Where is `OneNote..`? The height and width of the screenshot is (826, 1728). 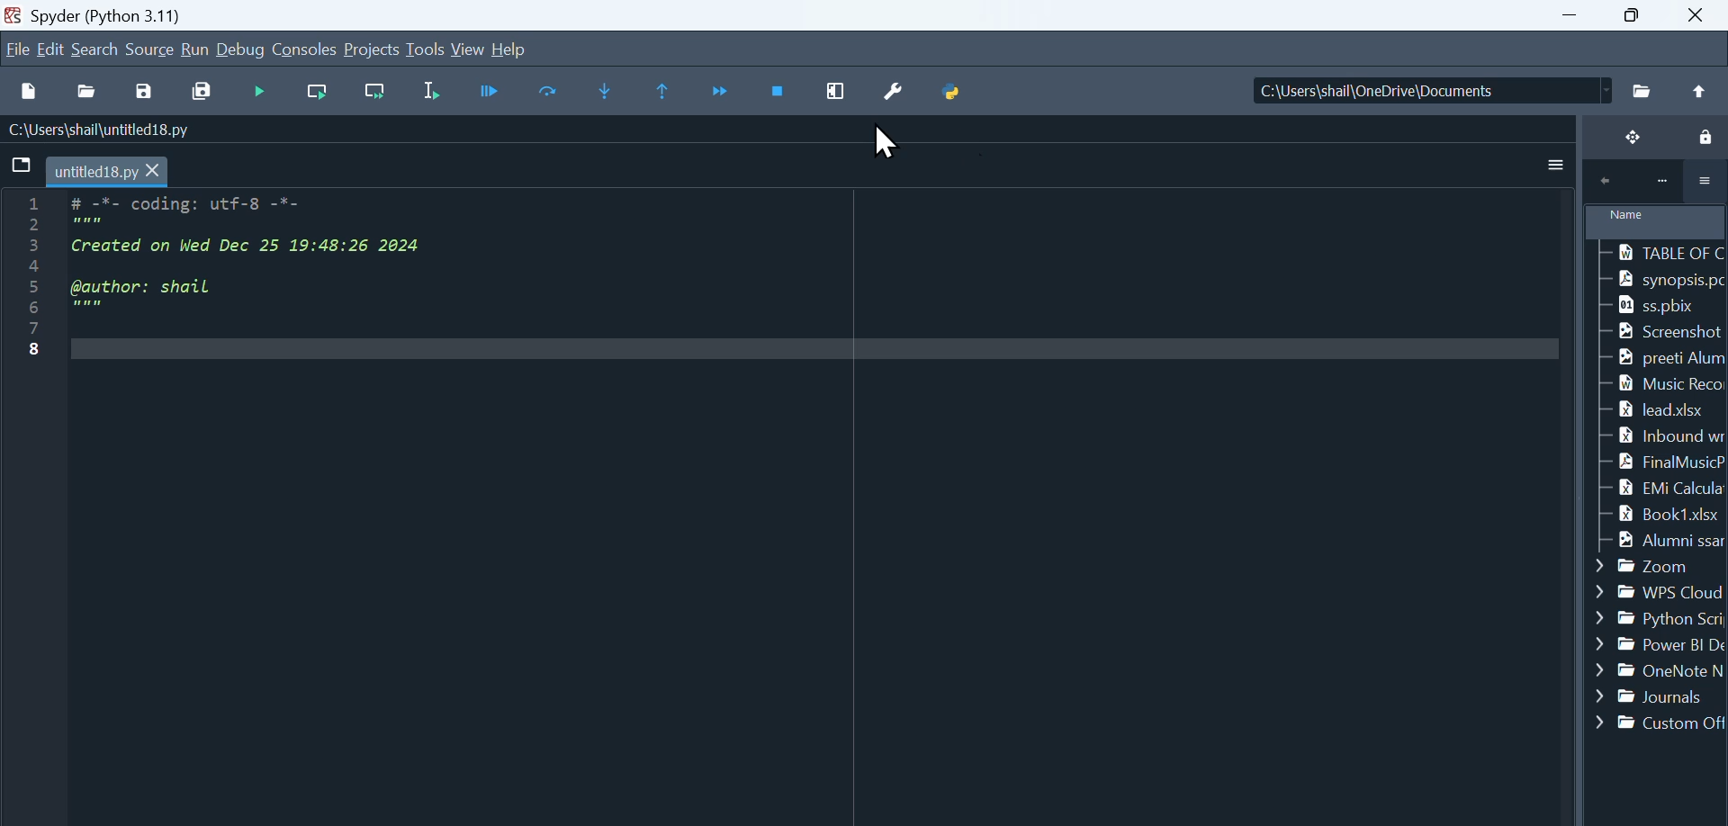 OneNote.. is located at coordinates (1660, 673).